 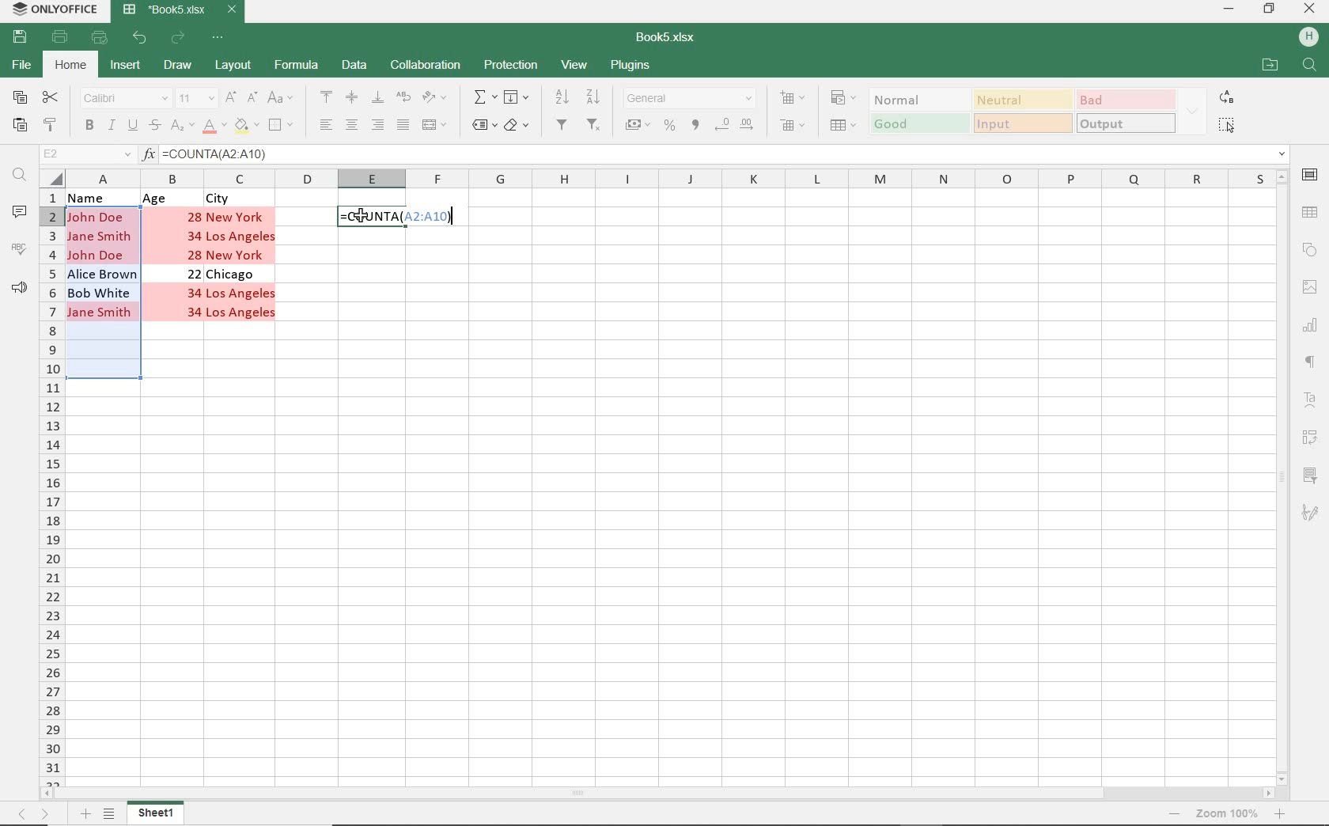 What do you see at coordinates (351, 126) in the screenshot?
I see `ALIGN CENTER` at bounding box center [351, 126].